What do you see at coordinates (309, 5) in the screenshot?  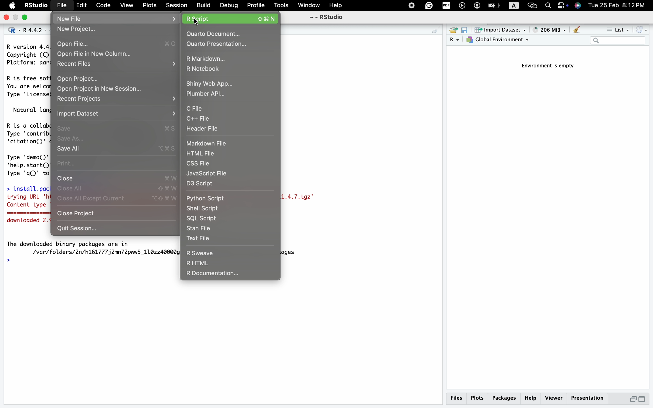 I see `window` at bounding box center [309, 5].